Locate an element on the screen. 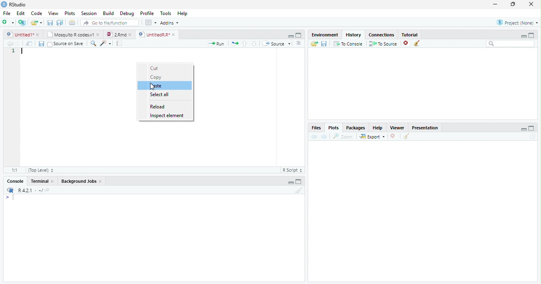  Session is located at coordinates (90, 13).